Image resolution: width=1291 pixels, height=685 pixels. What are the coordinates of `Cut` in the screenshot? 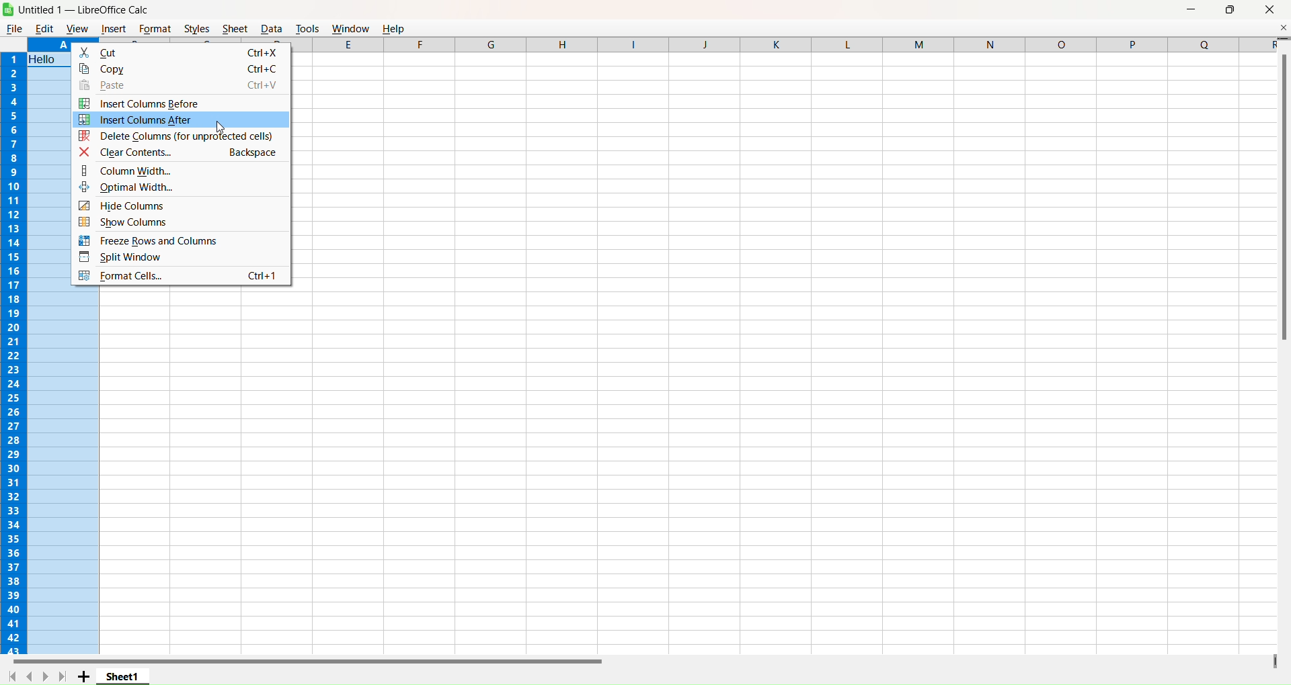 It's located at (183, 52).